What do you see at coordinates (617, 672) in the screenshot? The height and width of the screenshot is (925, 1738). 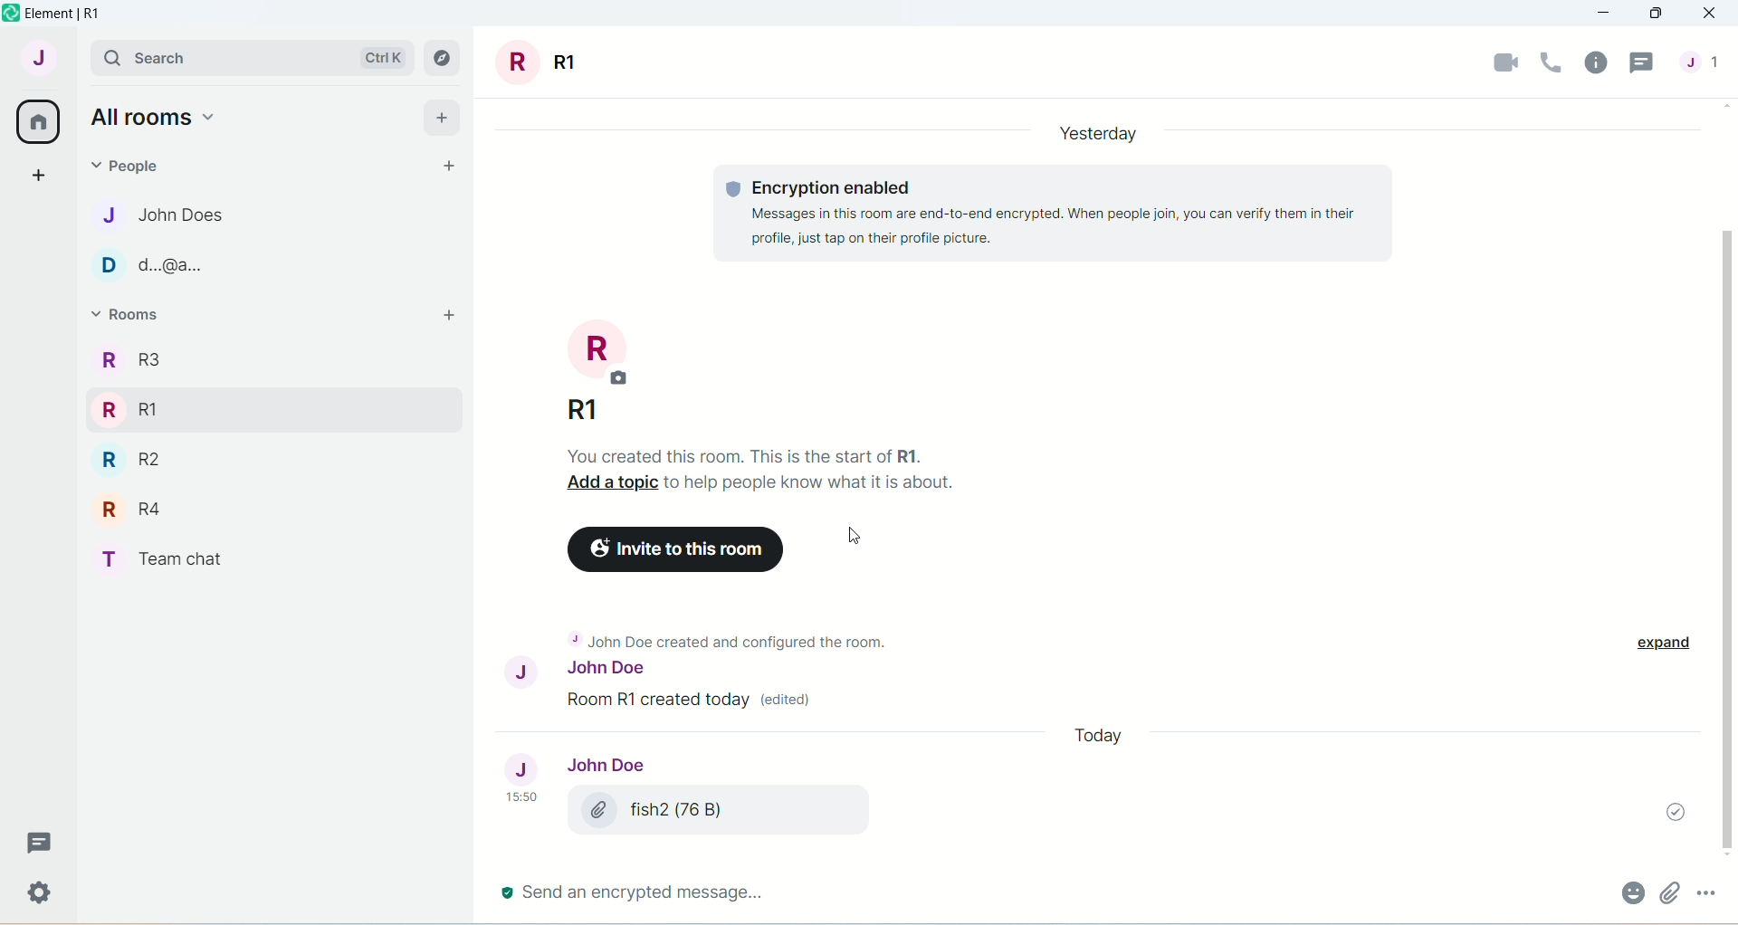 I see `John Doe` at bounding box center [617, 672].